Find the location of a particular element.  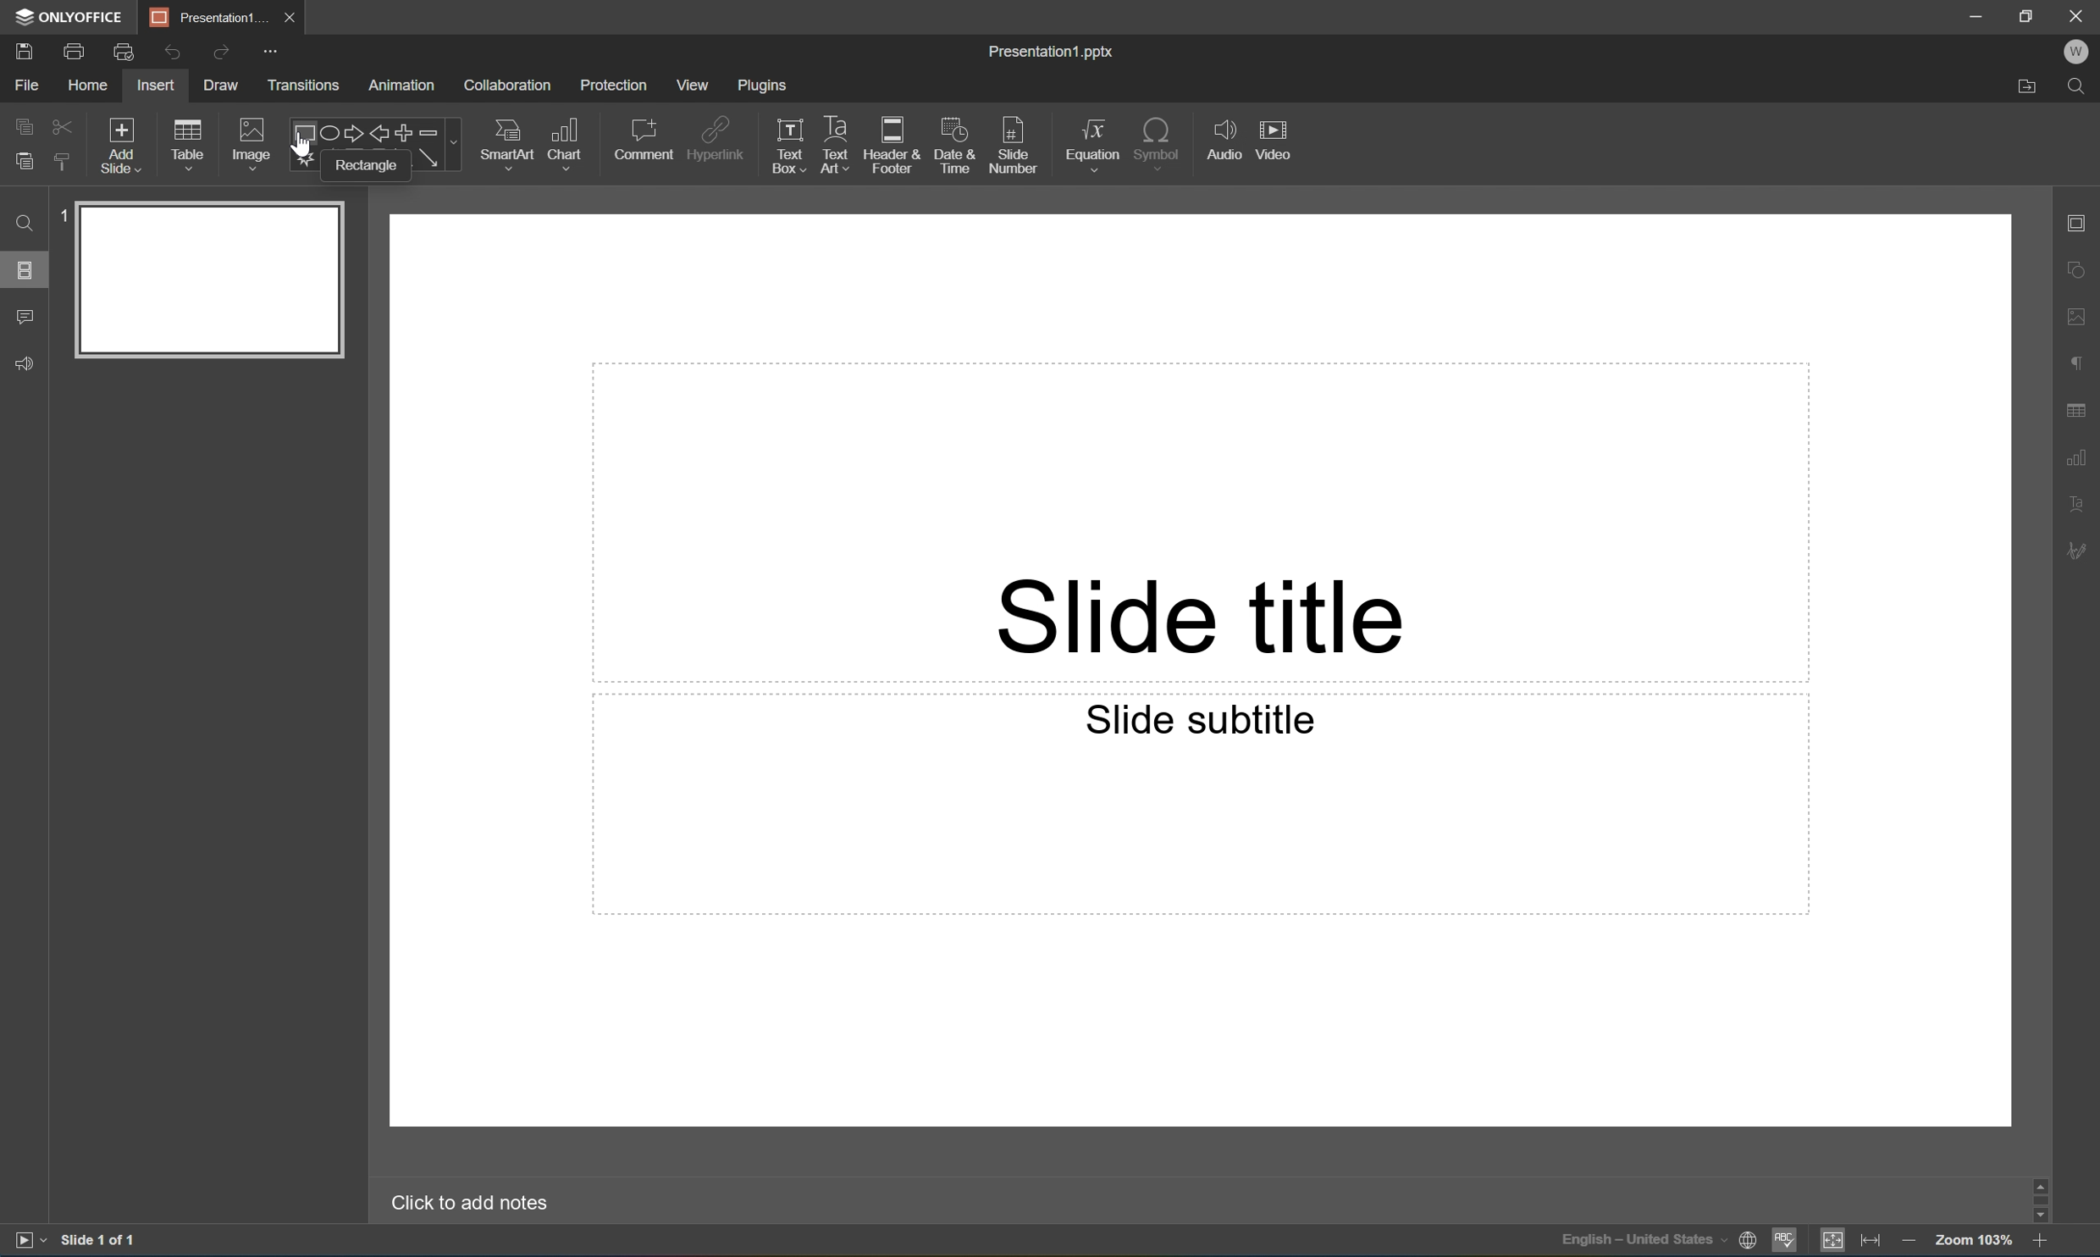

Left arrow is located at coordinates (379, 135).